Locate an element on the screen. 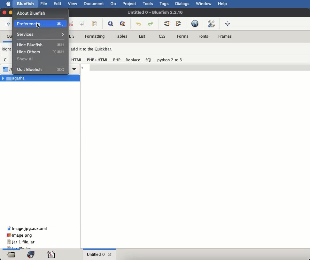 Image resolution: width=310 pixels, height=260 pixels. project is located at coordinates (130, 4).